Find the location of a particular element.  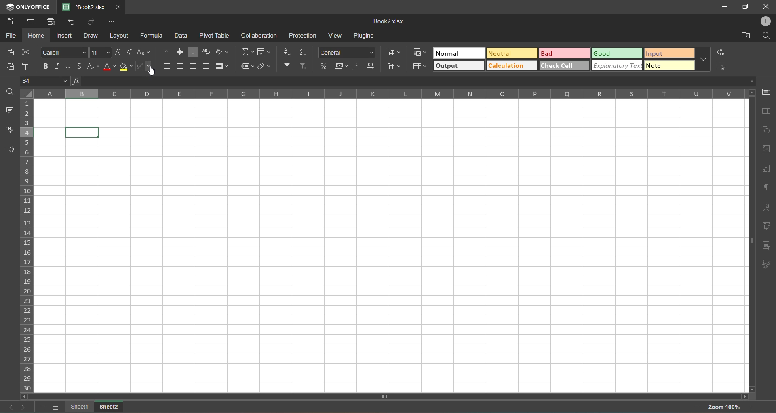

decrement size is located at coordinates (131, 52).